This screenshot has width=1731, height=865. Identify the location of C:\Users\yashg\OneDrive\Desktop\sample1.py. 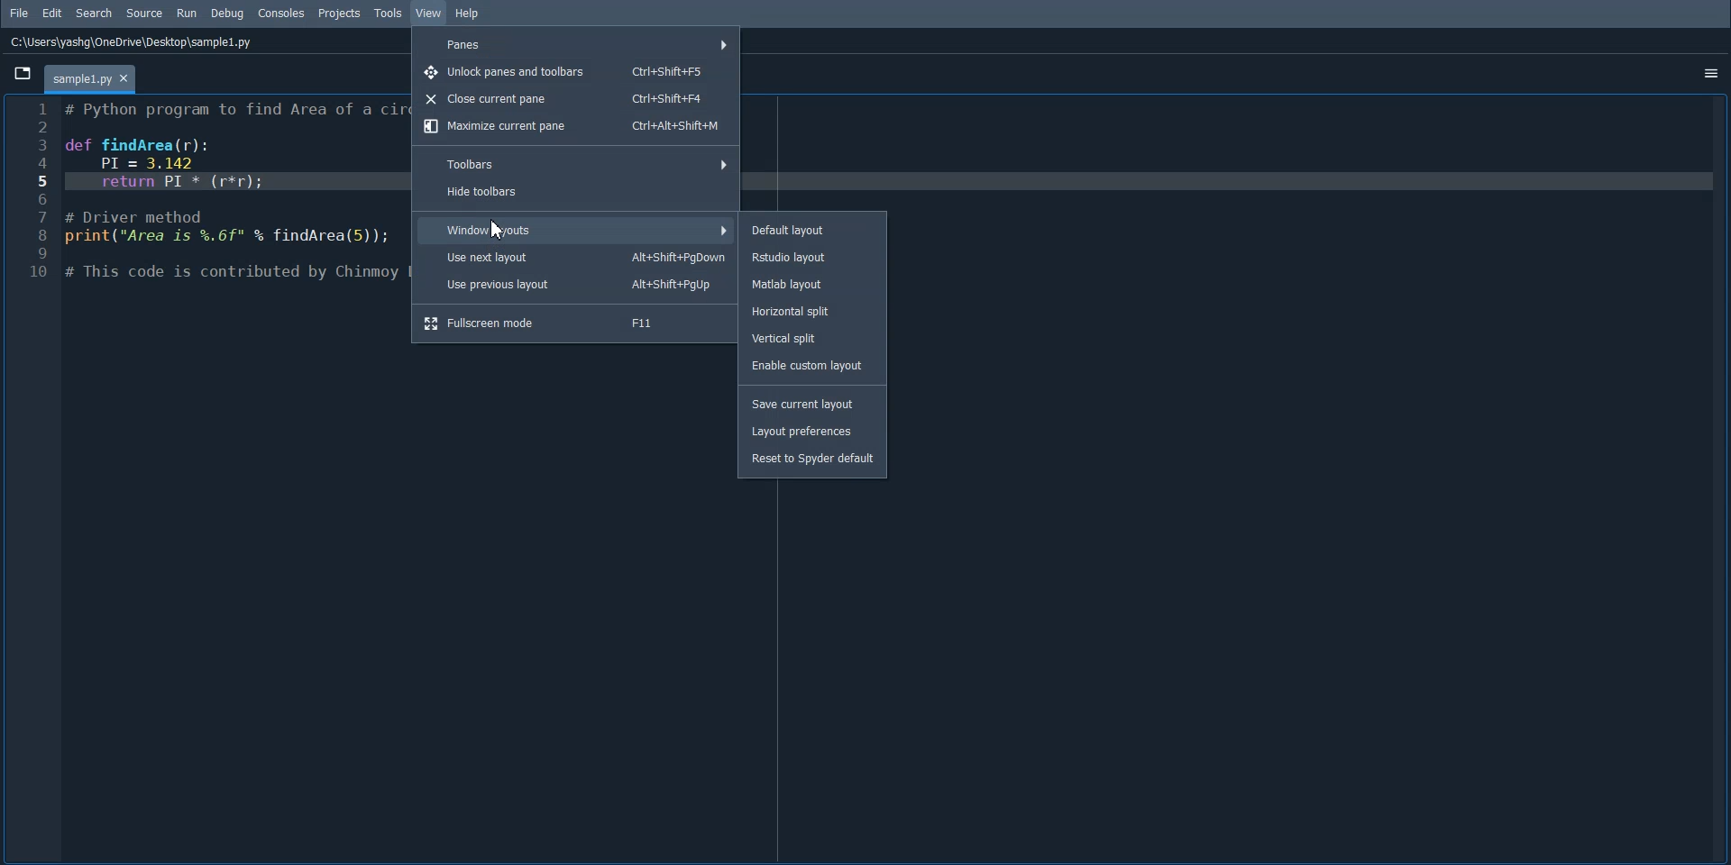
(141, 41).